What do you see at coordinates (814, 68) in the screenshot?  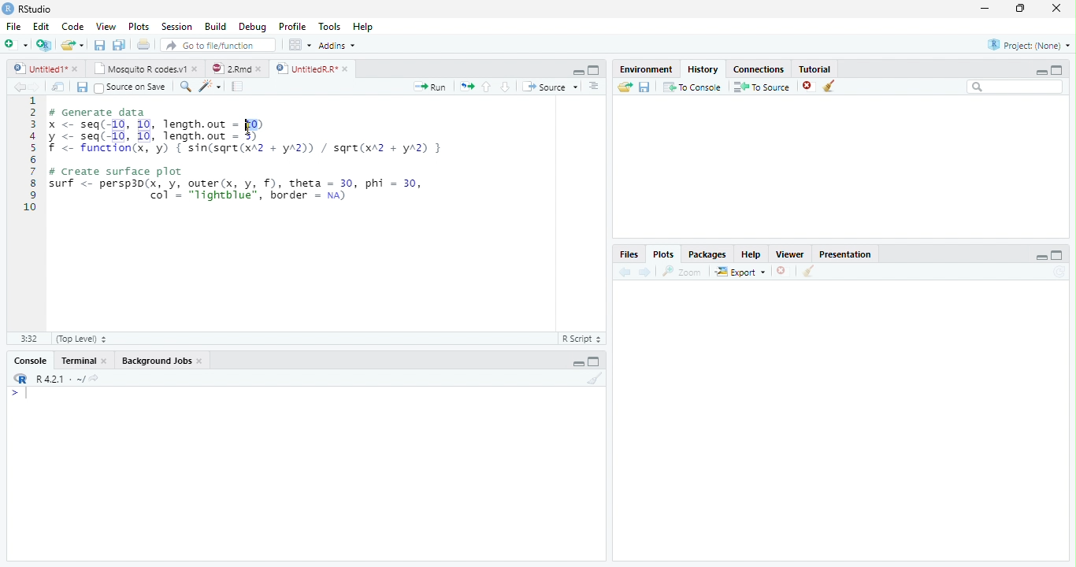 I see `Tutorial` at bounding box center [814, 68].